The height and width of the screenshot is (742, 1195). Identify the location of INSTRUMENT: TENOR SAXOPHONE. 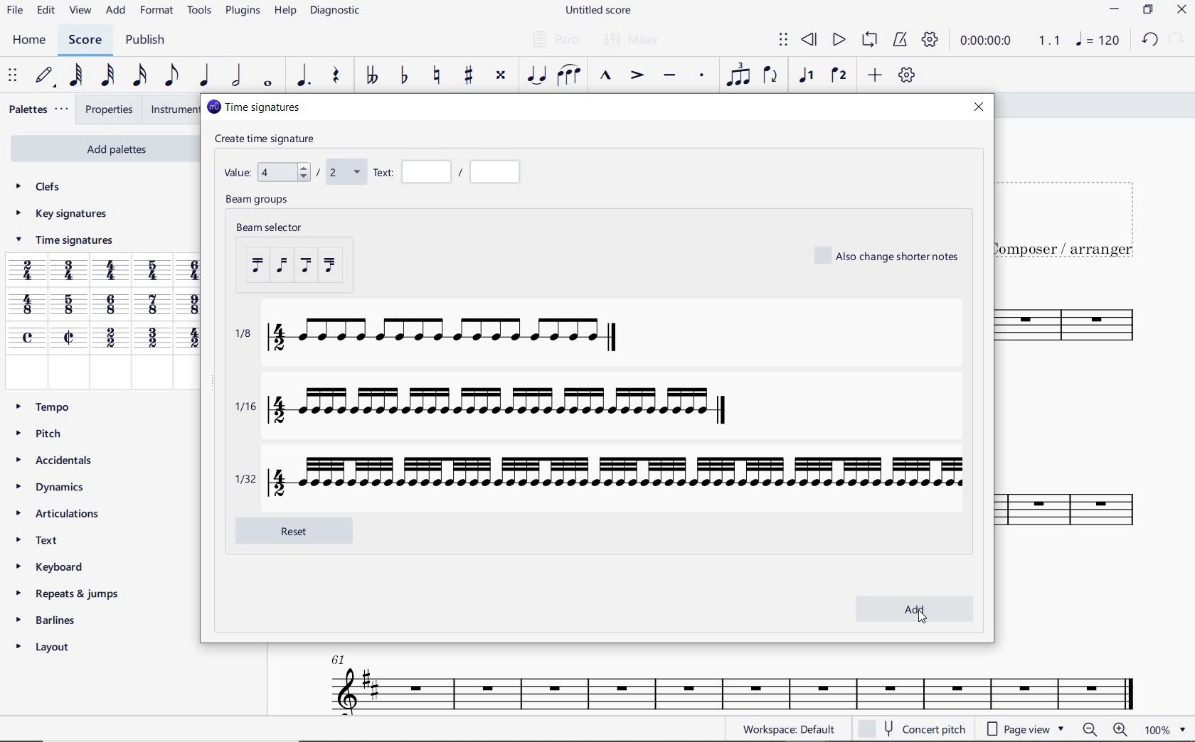
(726, 679).